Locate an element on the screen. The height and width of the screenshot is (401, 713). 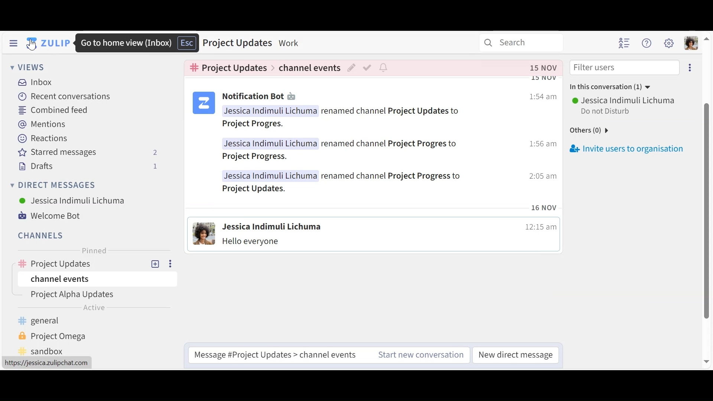
notification bot profile photo is located at coordinates (204, 102).